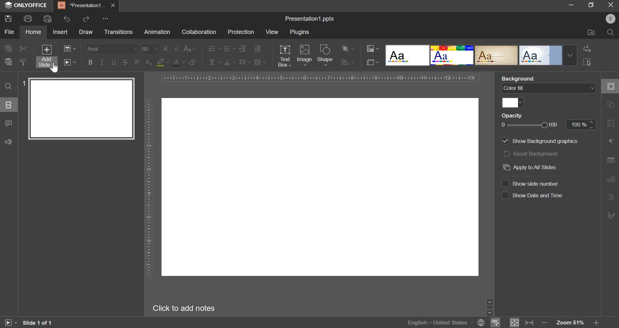 This screenshot has width=619, height=328. Describe the element at coordinates (530, 126) in the screenshot. I see `opacity bar` at that location.